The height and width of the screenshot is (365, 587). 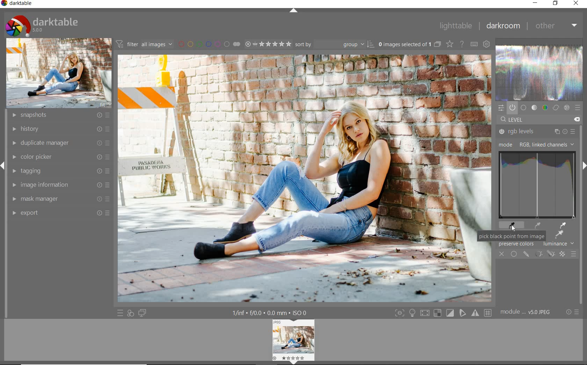 What do you see at coordinates (502, 253) in the screenshot?
I see `close` at bounding box center [502, 253].